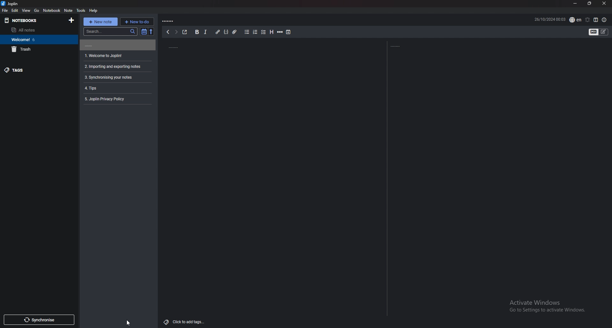  Describe the element at coordinates (197, 32) in the screenshot. I see `bold` at that location.